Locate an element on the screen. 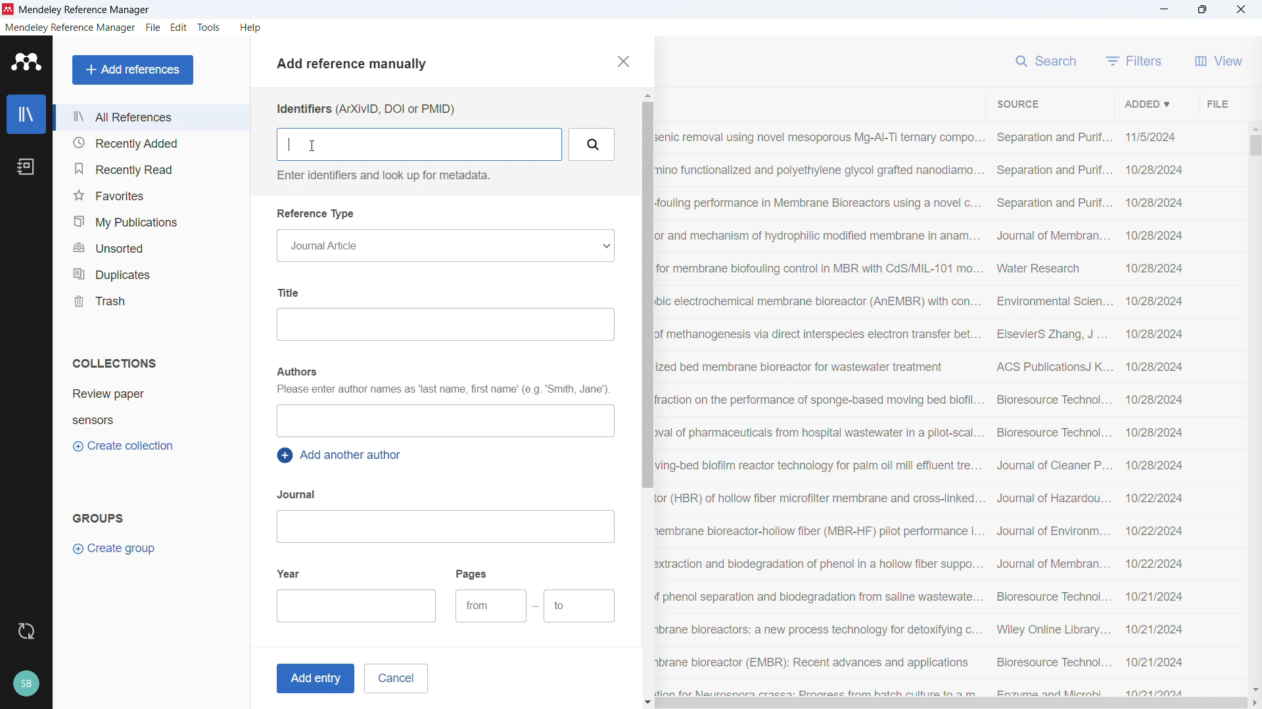 This screenshot has height=709, width=1262. Reference type selection  is located at coordinates (444, 246).